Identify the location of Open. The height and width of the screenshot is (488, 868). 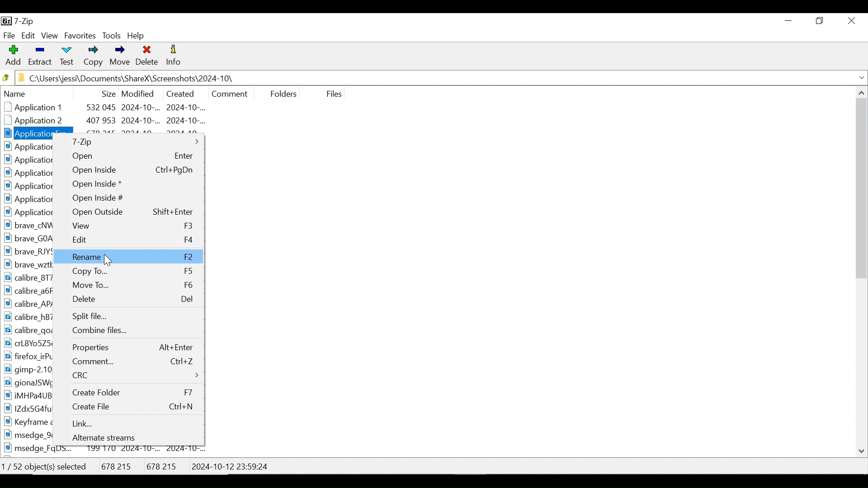
(128, 156).